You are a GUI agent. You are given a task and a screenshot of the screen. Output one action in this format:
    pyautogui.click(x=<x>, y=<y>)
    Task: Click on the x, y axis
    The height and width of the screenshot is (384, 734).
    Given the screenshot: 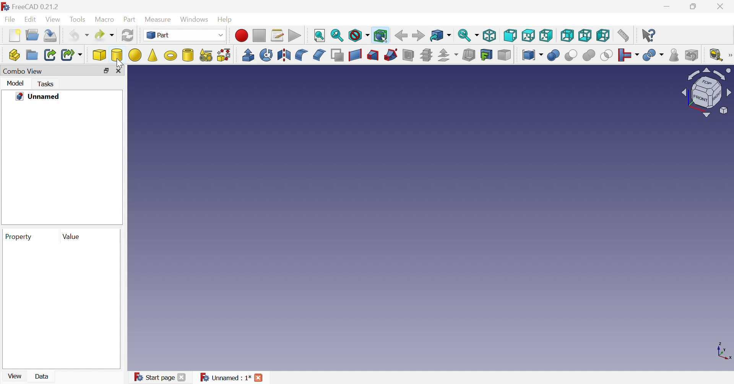 What is the action you would take?
    pyautogui.click(x=724, y=352)
    